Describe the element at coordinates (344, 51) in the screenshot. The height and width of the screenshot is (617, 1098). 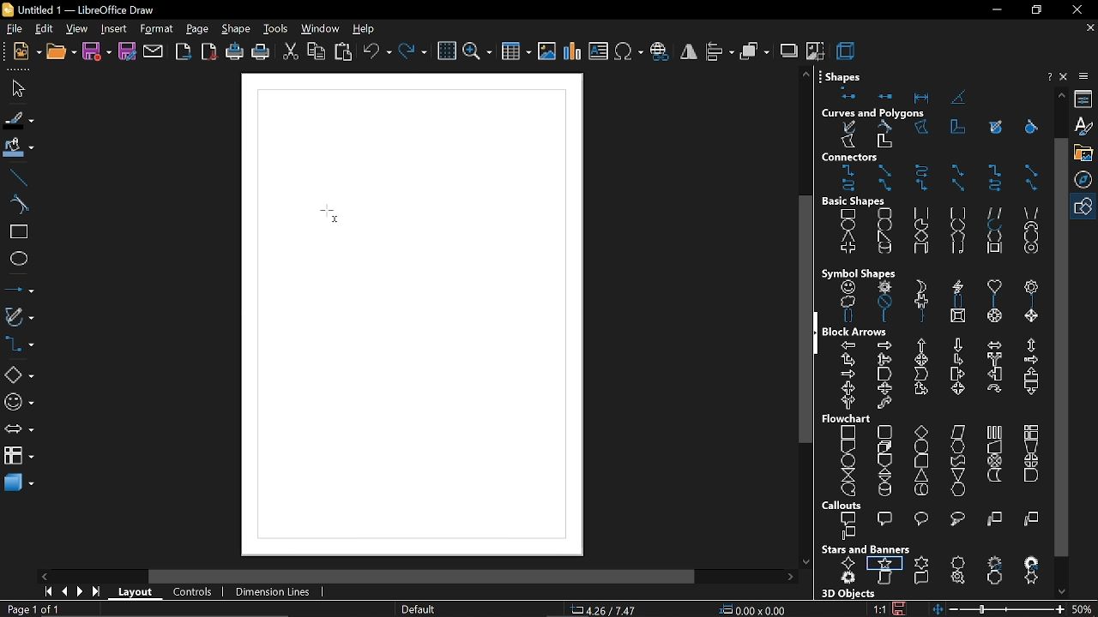
I see `paste` at that location.